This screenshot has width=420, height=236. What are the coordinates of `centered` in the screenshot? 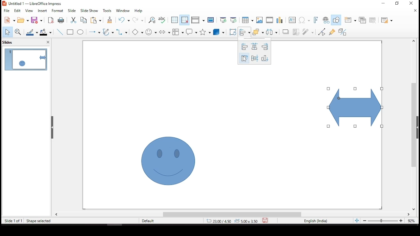 It's located at (255, 46).